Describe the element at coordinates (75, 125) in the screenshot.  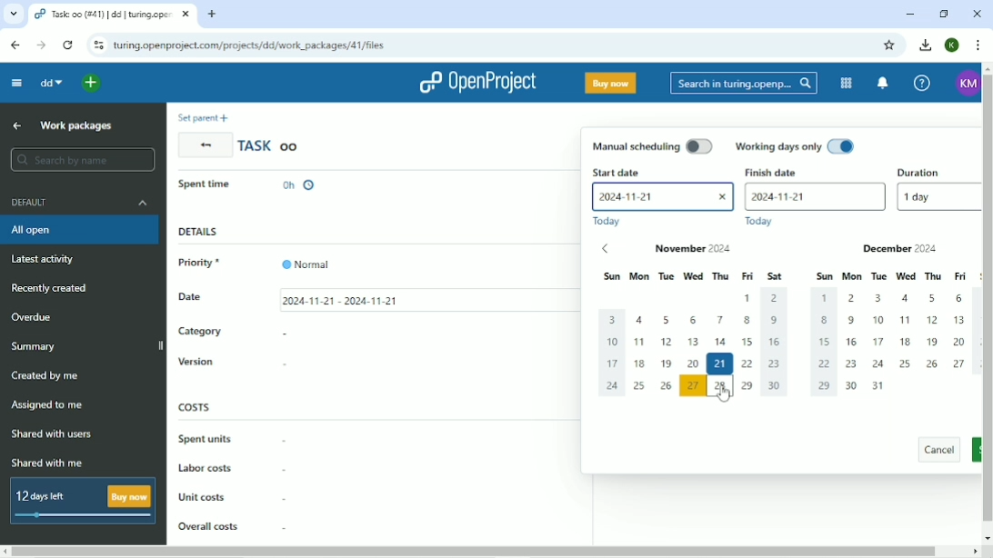
I see `Work packages` at that location.